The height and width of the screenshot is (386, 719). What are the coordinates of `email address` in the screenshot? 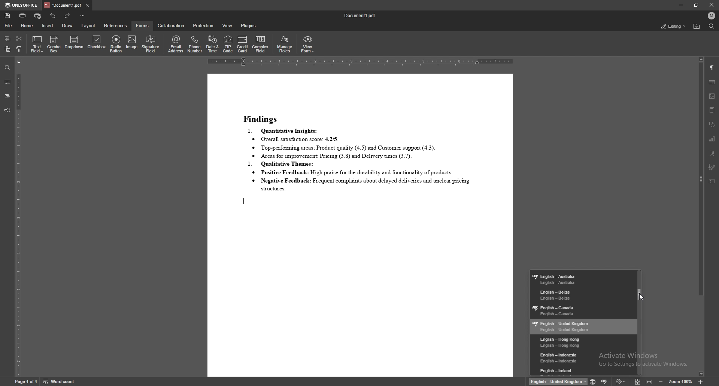 It's located at (176, 44).